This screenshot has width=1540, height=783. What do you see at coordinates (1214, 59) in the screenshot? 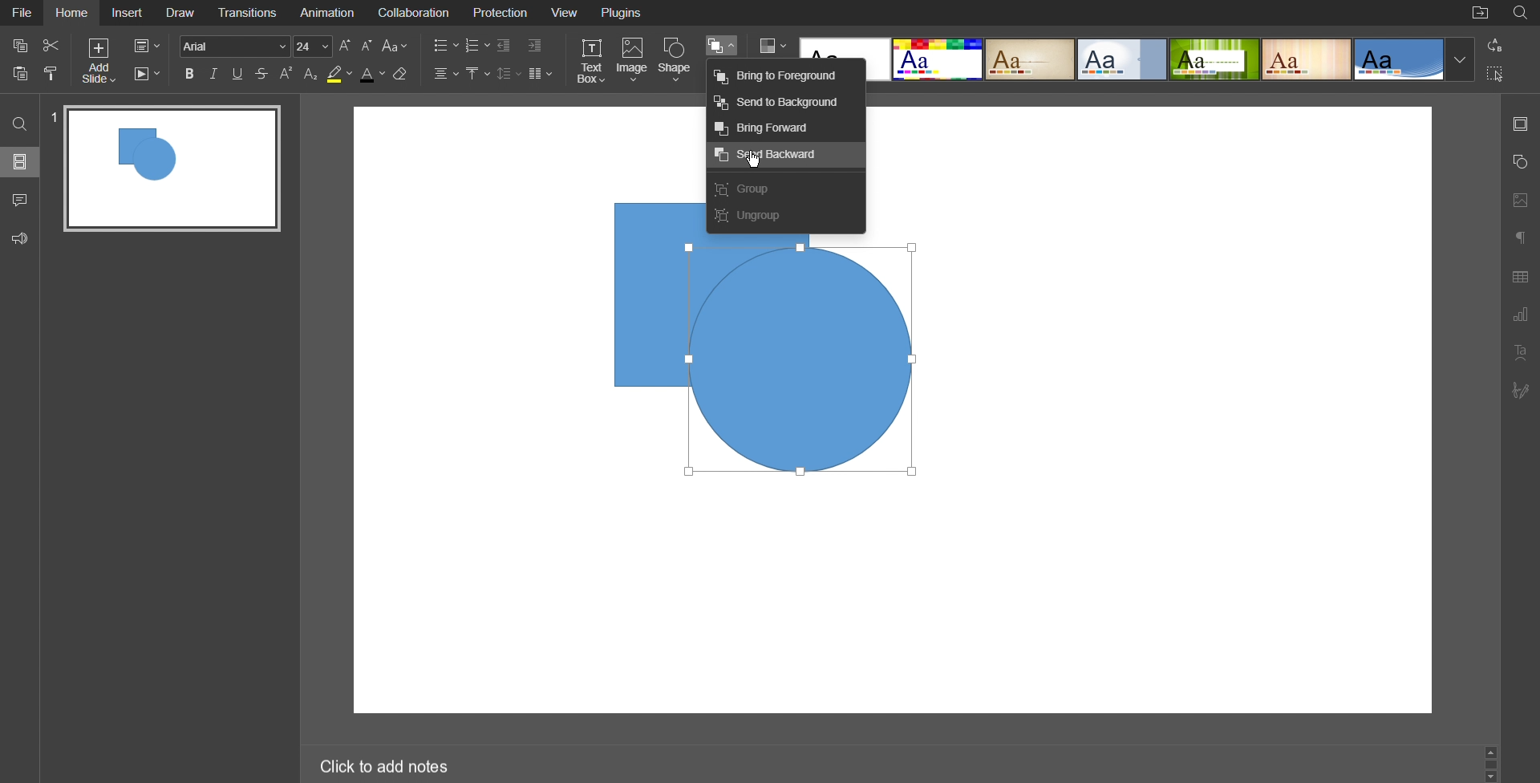
I see `Green Leaf` at bounding box center [1214, 59].